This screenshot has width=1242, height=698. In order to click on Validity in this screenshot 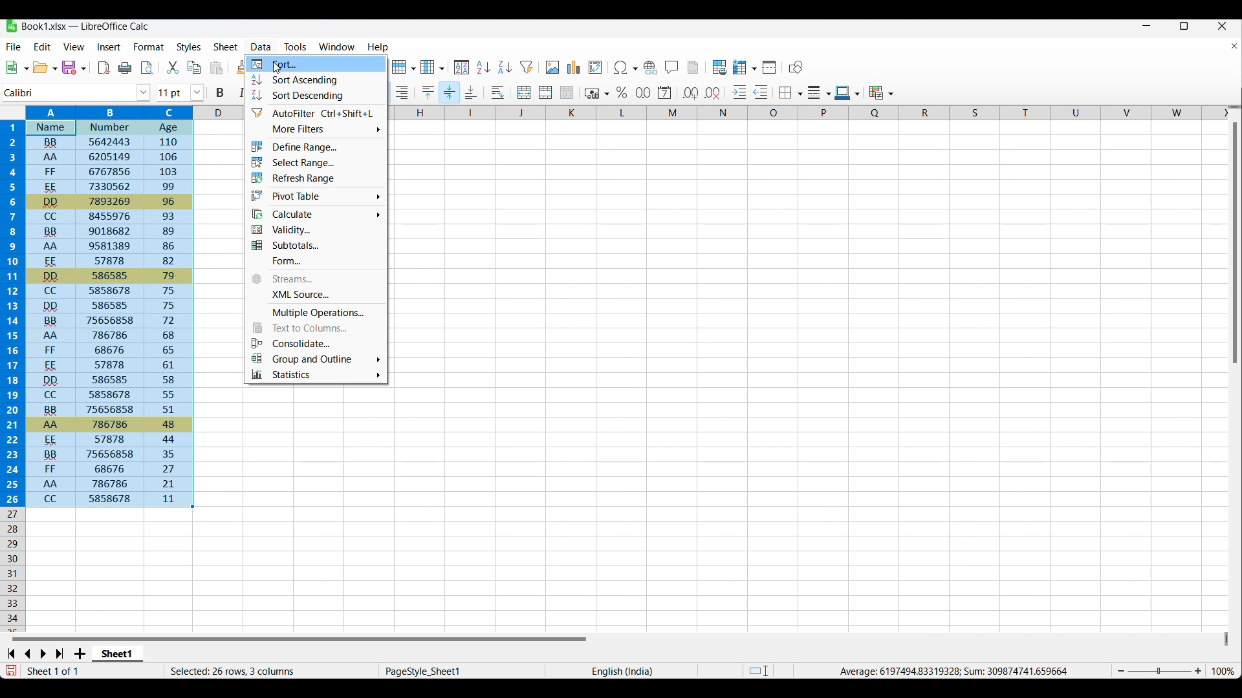, I will do `click(316, 230)`.